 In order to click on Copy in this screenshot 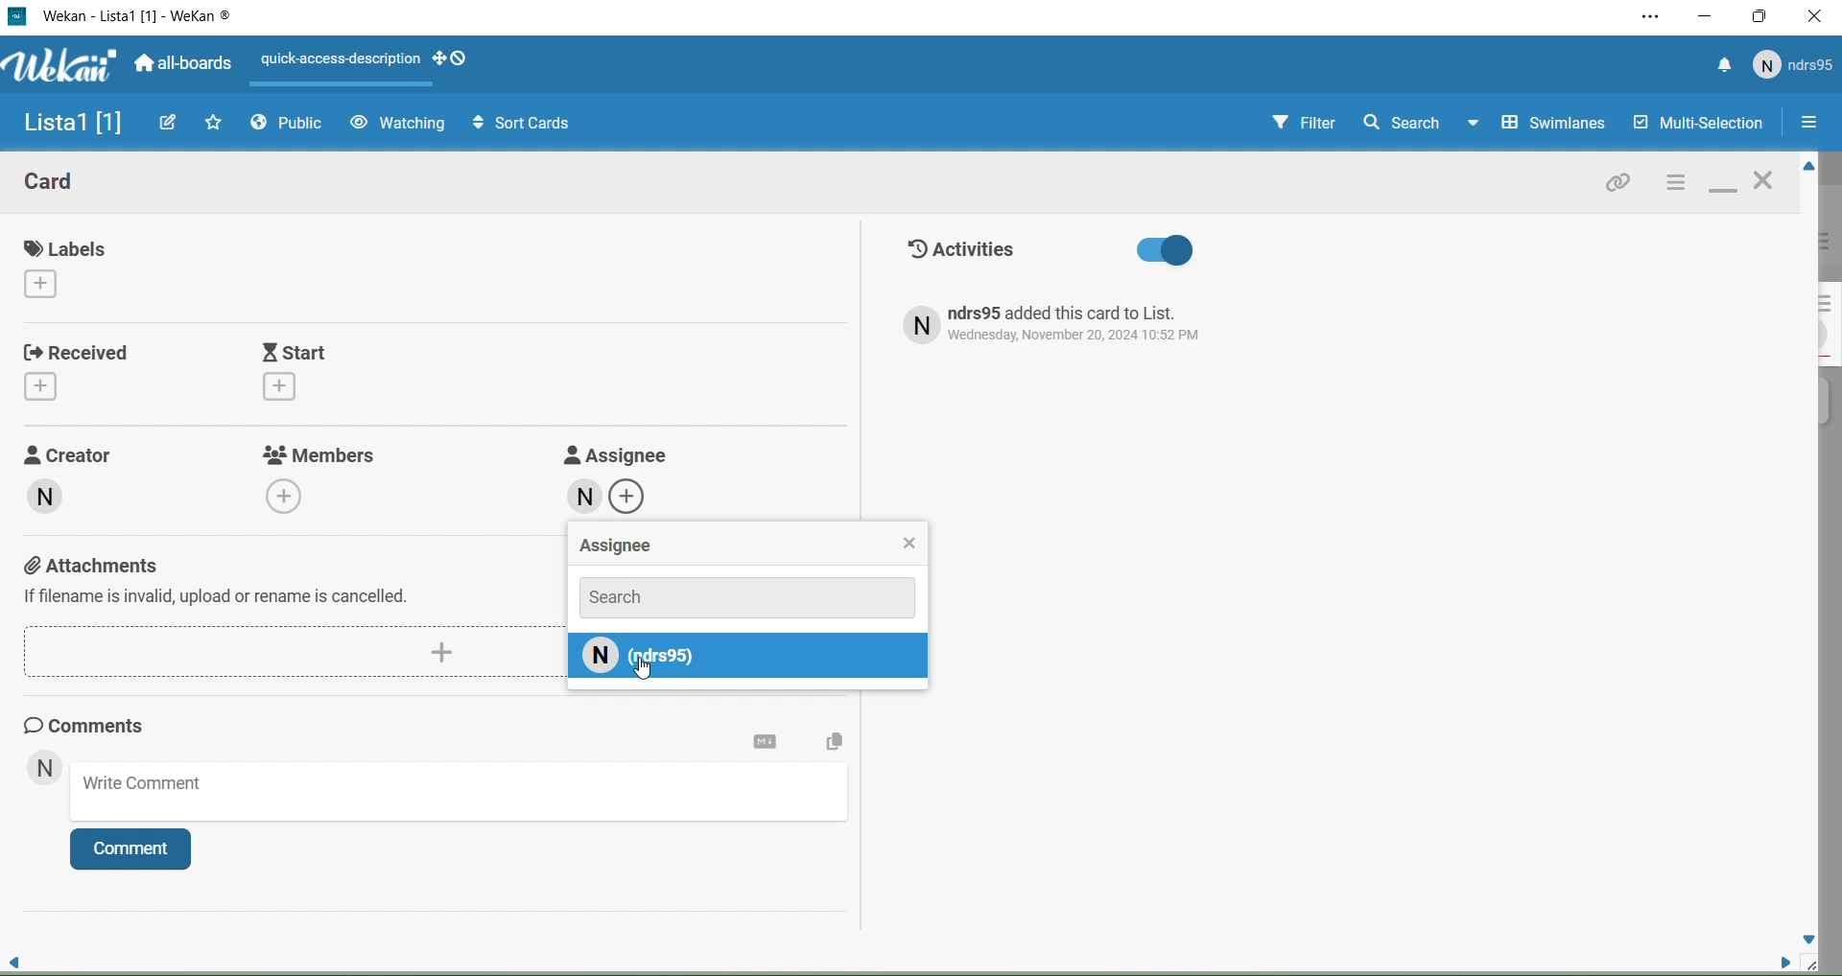, I will do `click(831, 744)`.